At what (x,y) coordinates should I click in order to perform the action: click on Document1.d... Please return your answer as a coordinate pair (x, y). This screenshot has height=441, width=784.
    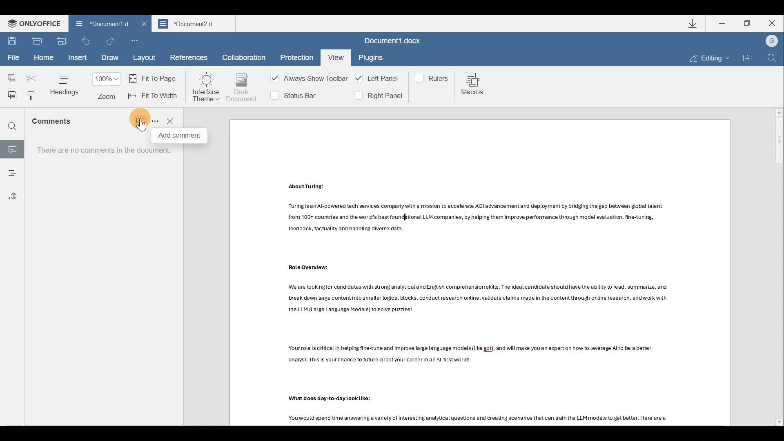
    Looking at the image, I should click on (98, 25).